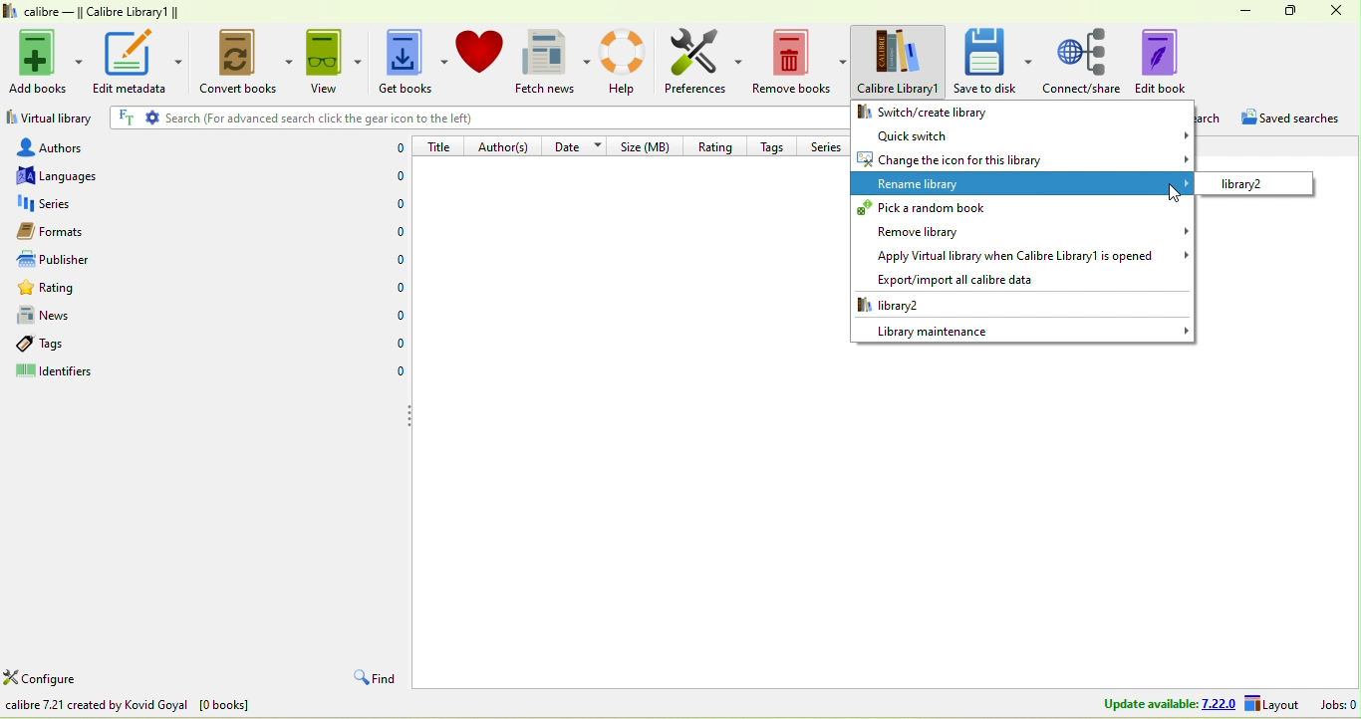 The height and width of the screenshot is (719, 1361). I want to click on edit book, so click(1175, 60).